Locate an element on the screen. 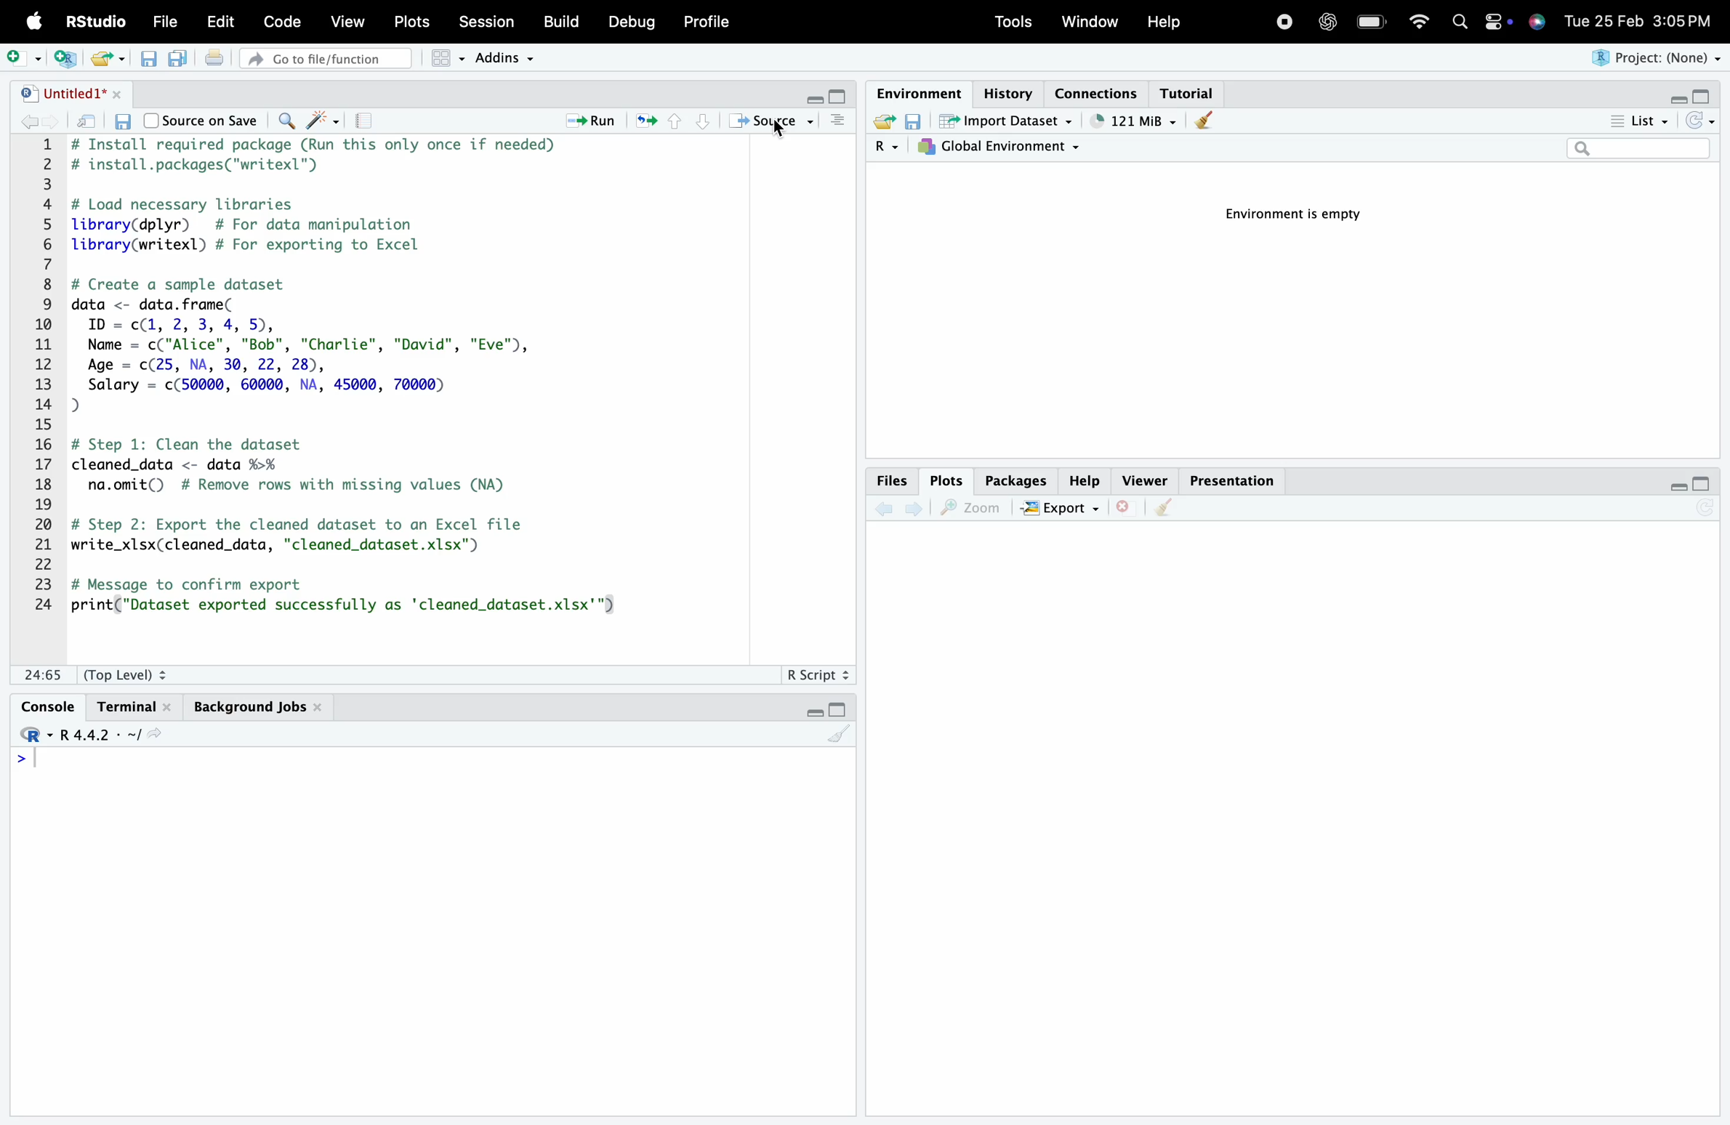 The width and height of the screenshot is (1730, 1125). Tutorial is located at coordinates (1191, 91).